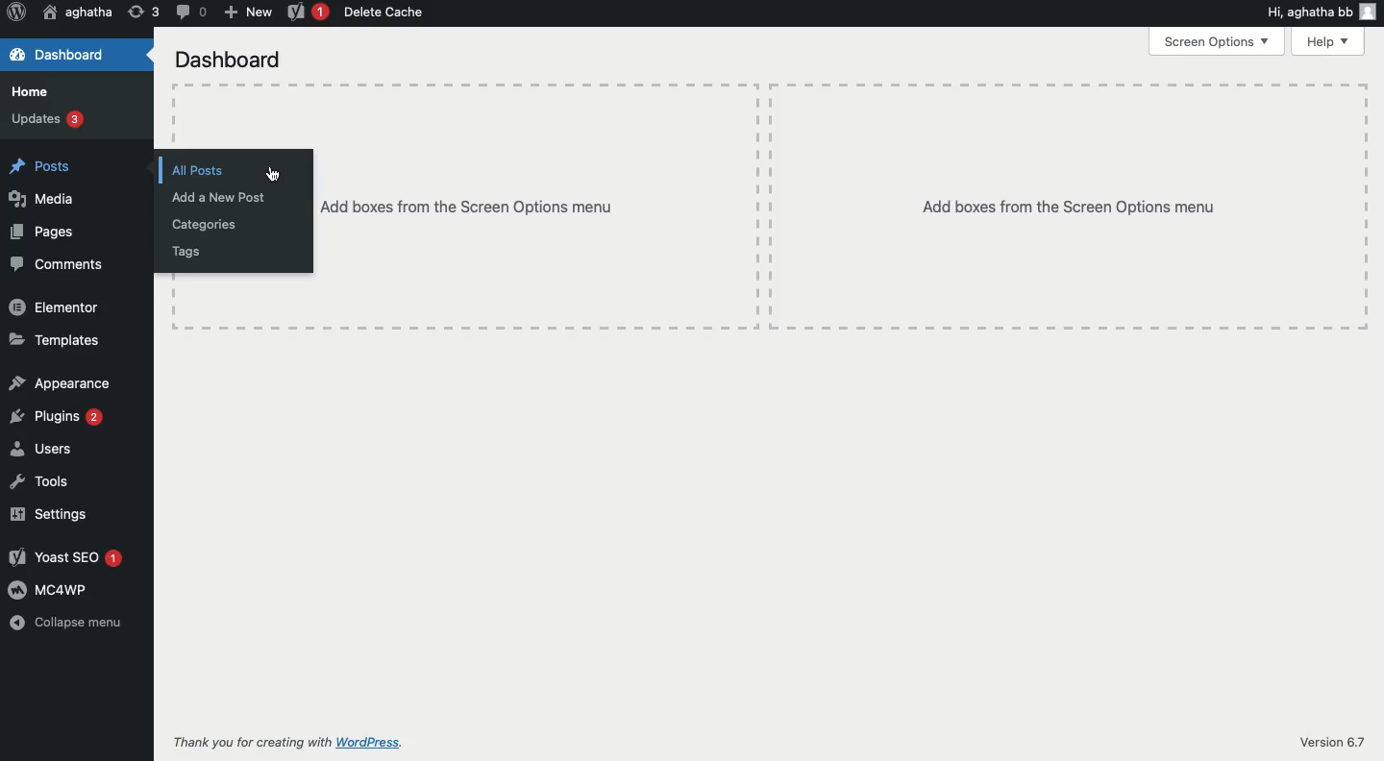 This screenshot has width=1384, height=761. What do you see at coordinates (42, 482) in the screenshot?
I see `Tools` at bounding box center [42, 482].